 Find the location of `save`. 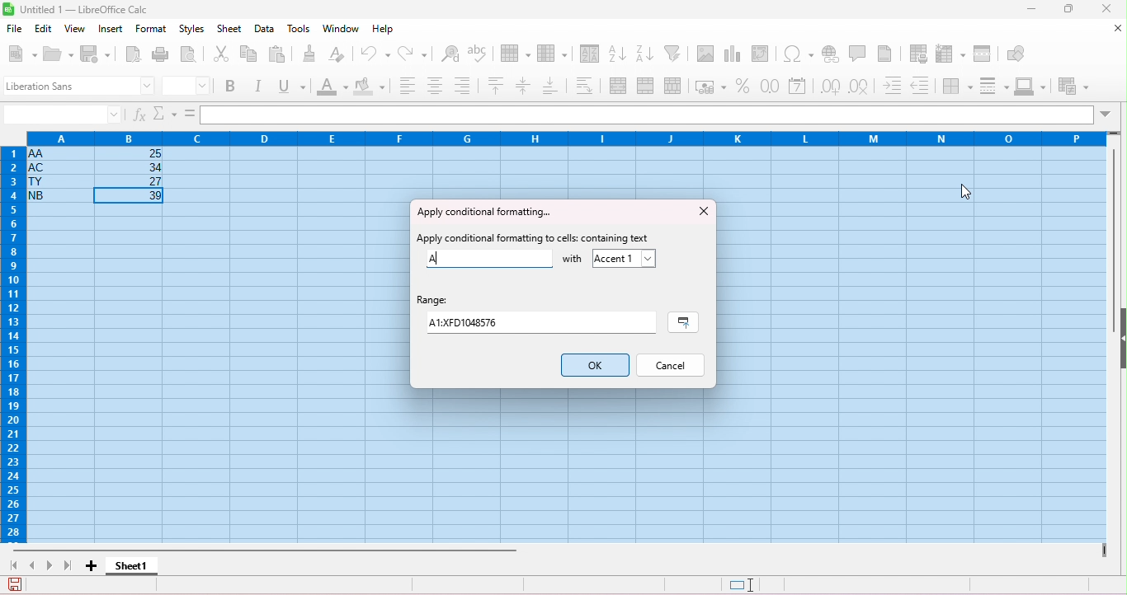

save is located at coordinates (96, 53).